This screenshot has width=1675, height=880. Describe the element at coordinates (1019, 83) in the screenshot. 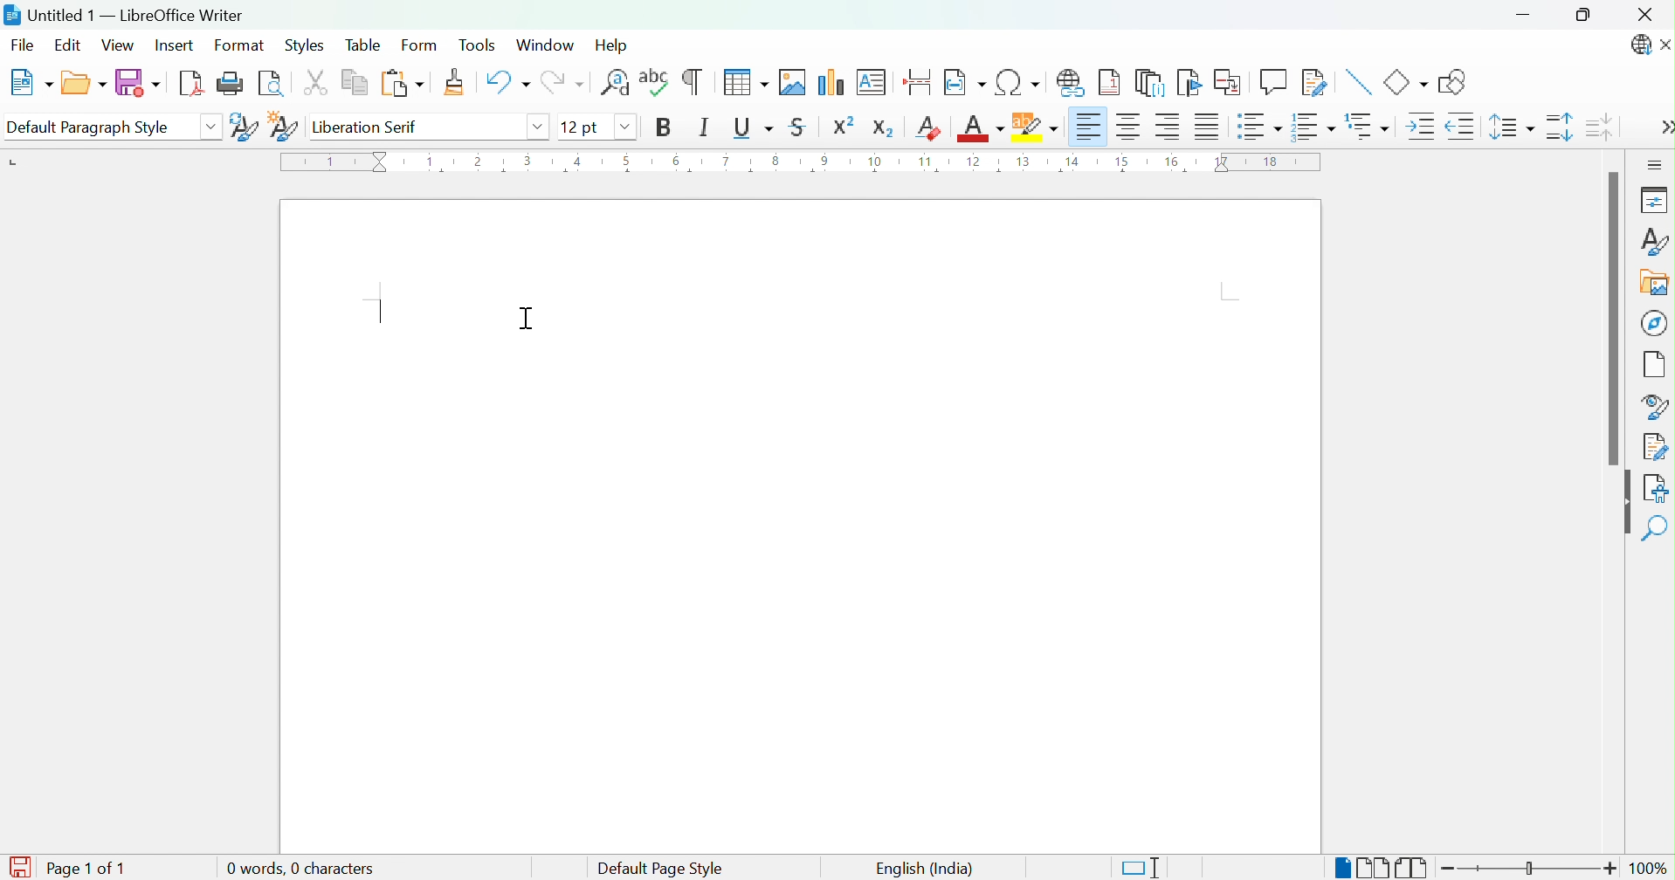

I see `Insert Special Characters` at that location.